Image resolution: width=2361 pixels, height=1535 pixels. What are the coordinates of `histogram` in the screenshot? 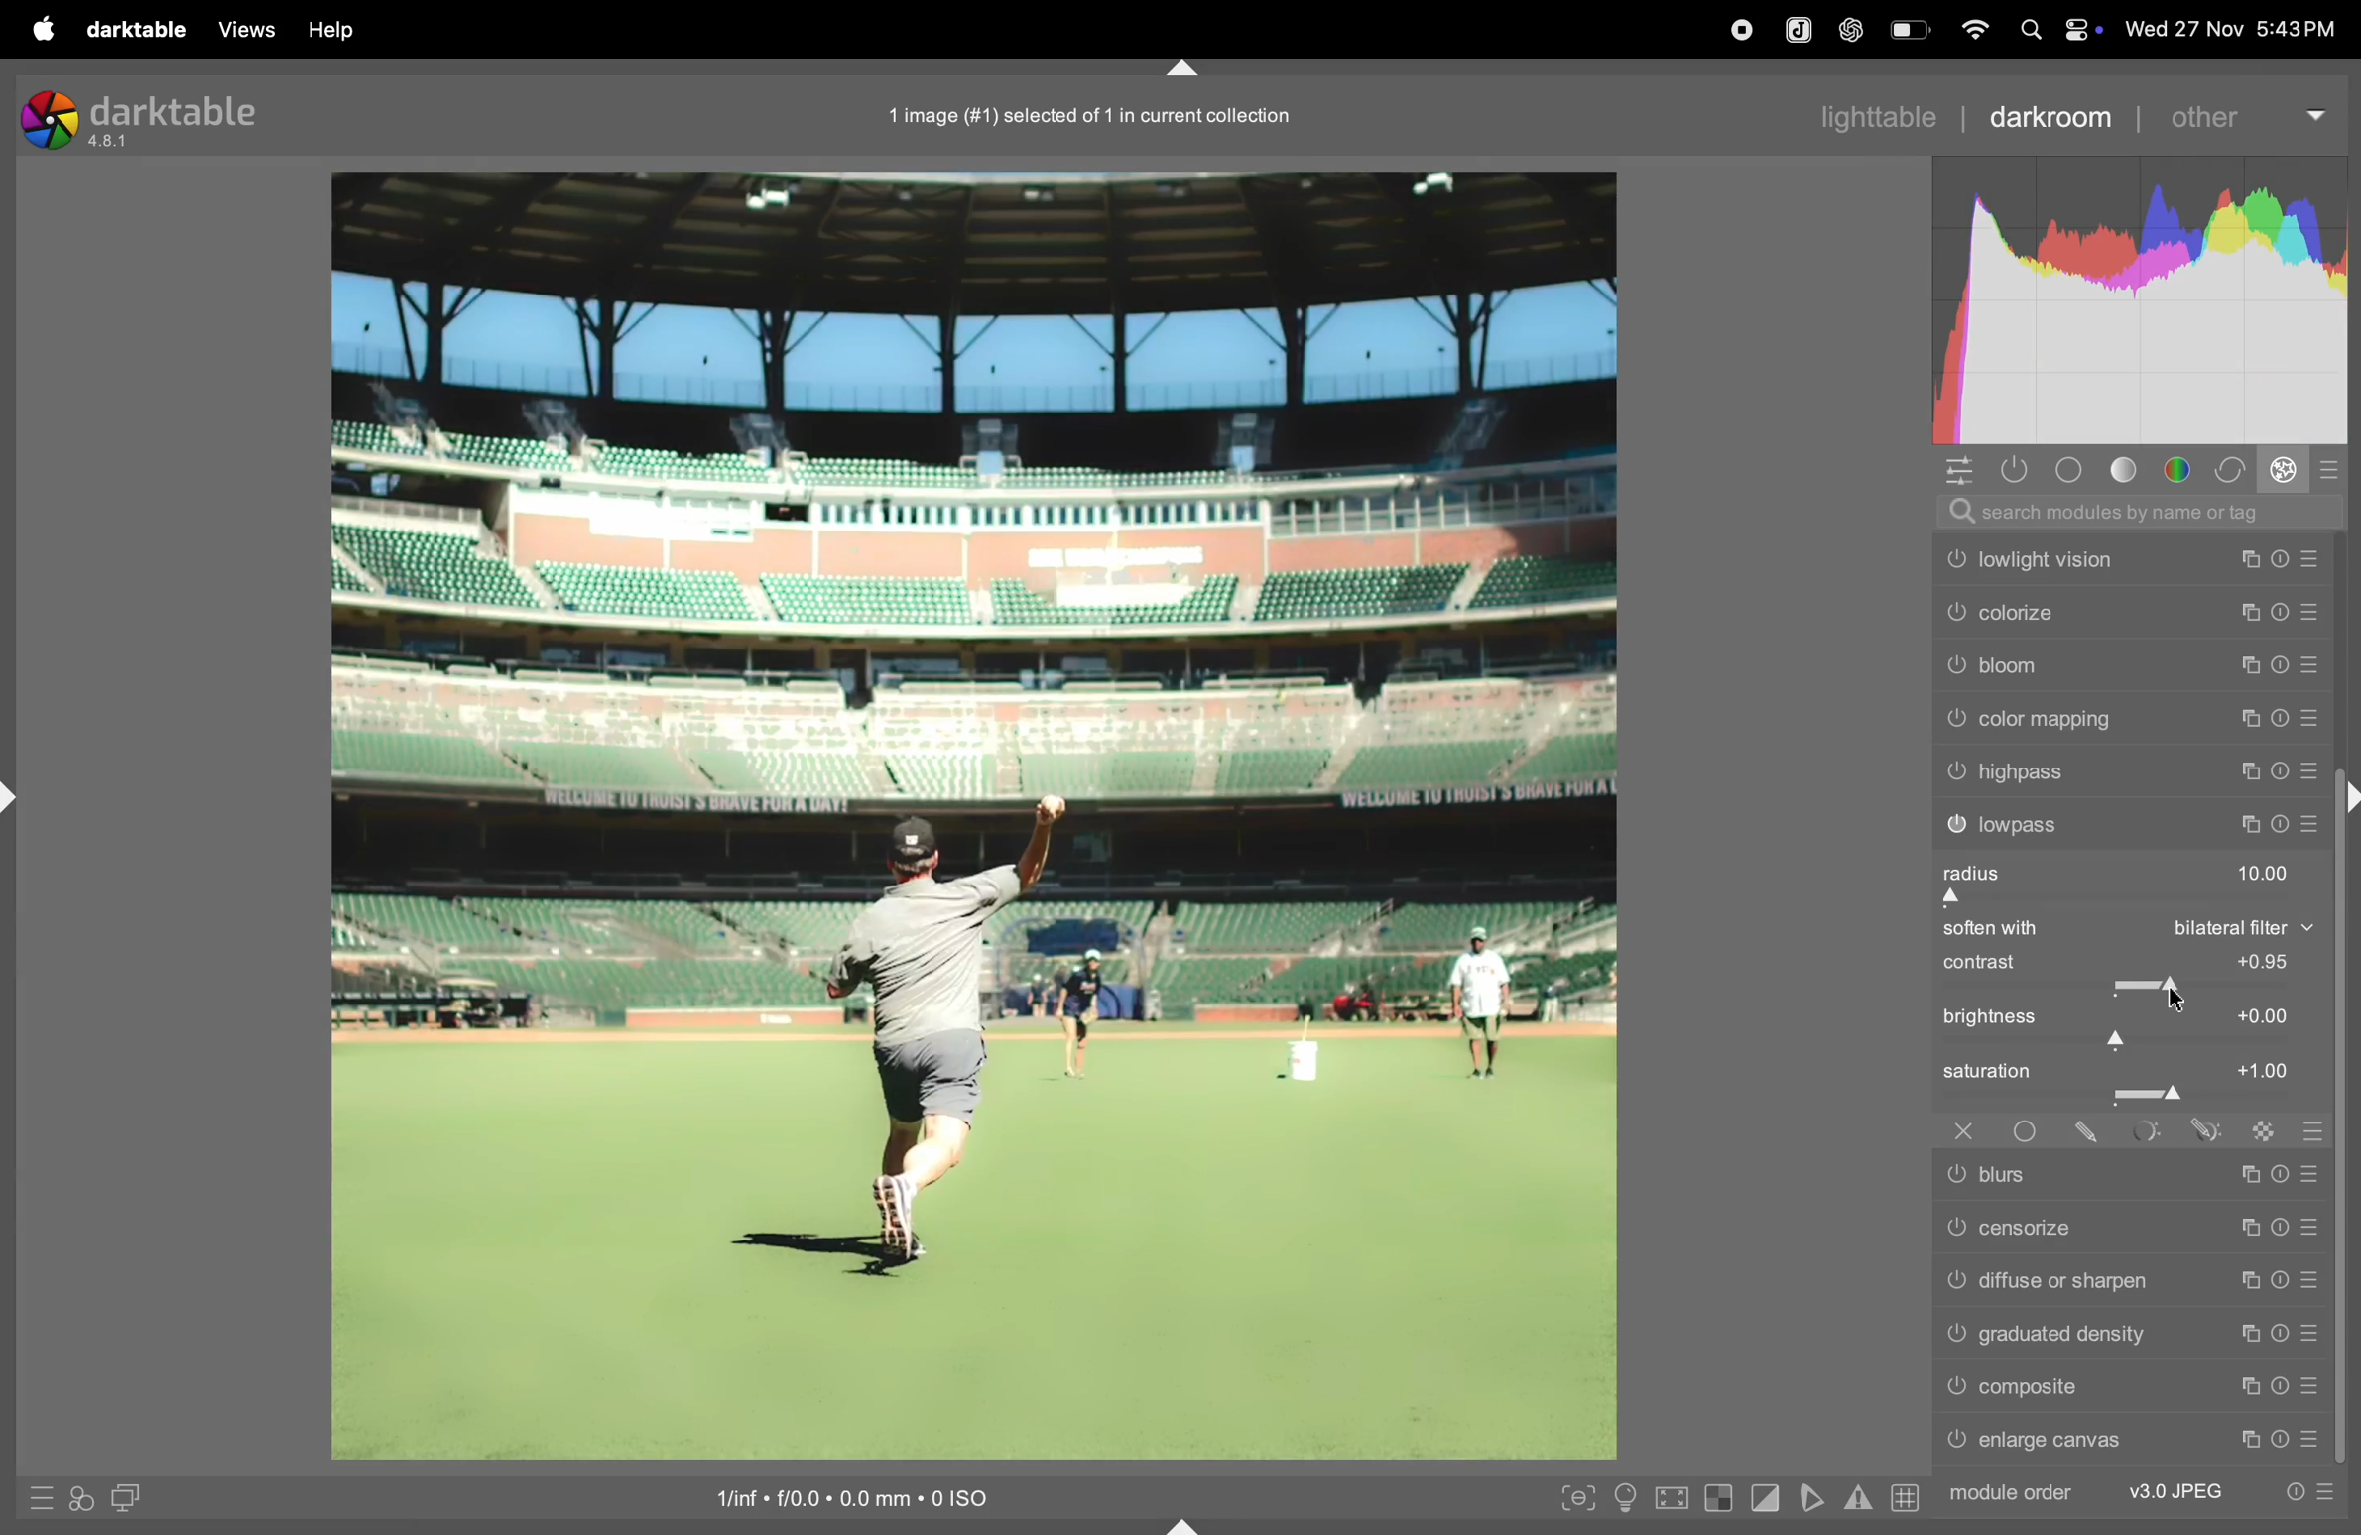 It's located at (2149, 302).